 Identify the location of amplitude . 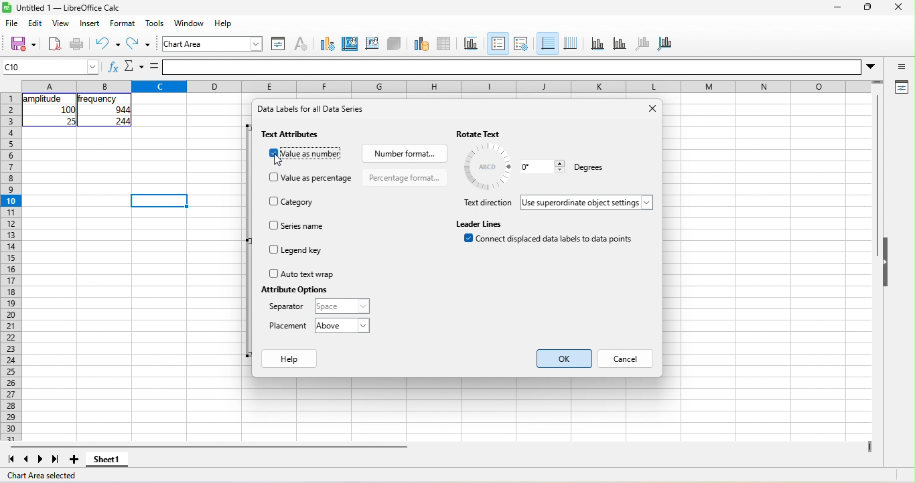
(44, 99).